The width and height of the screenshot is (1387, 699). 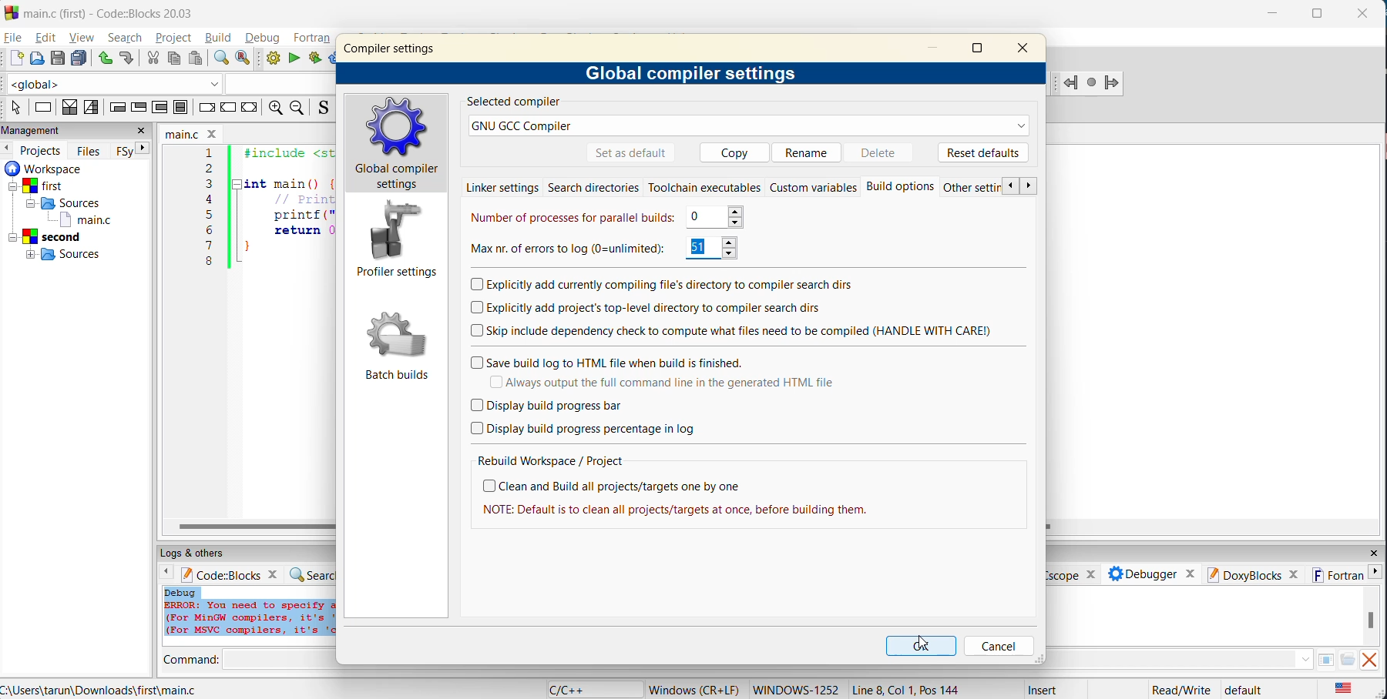 I want to click on display build progress bar, so click(x=550, y=407).